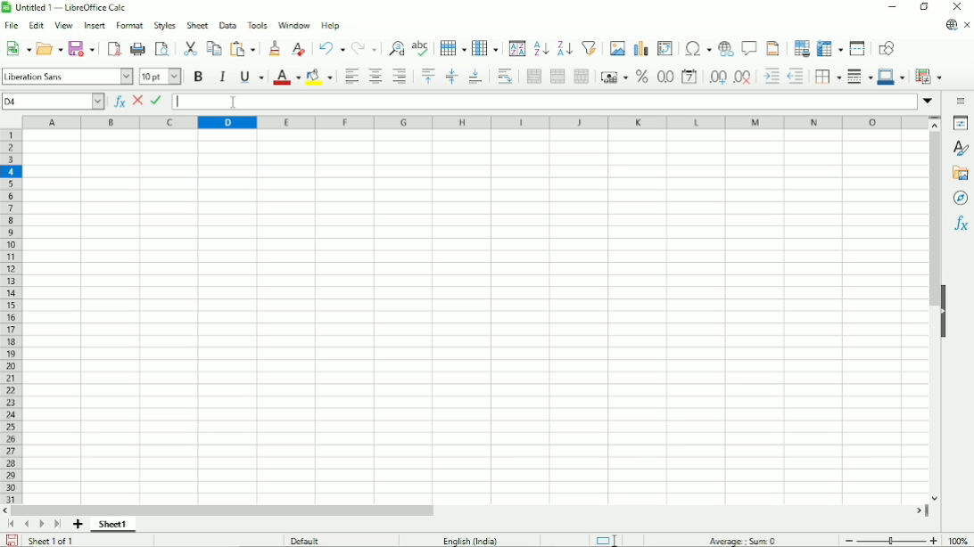  I want to click on Sheet 1, so click(113, 526).